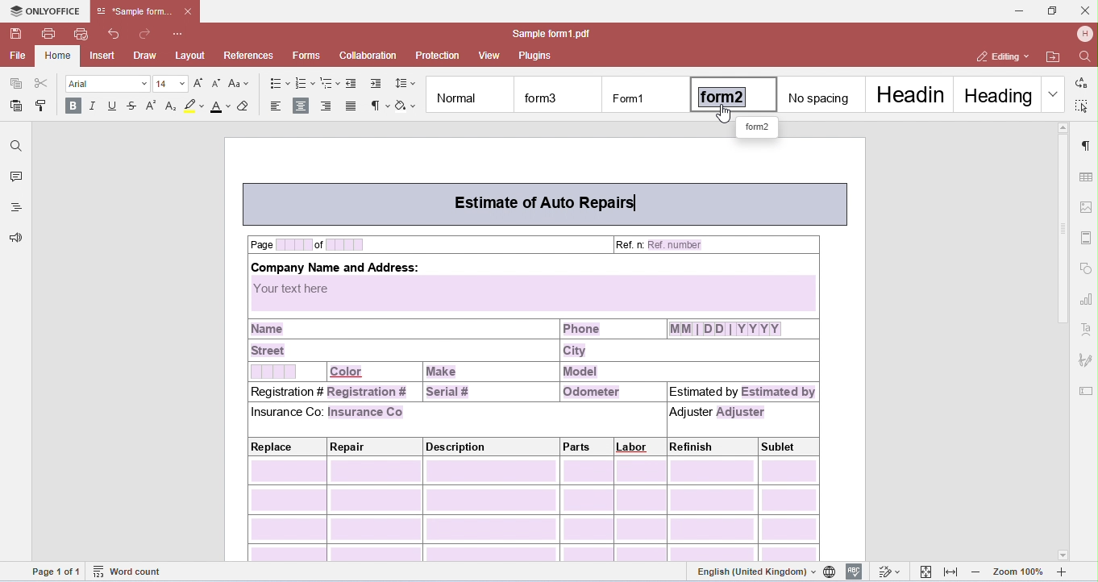 The width and height of the screenshot is (1098, 582). What do you see at coordinates (135, 11) in the screenshot?
I see `tab name` at bounding box center [135, 11].